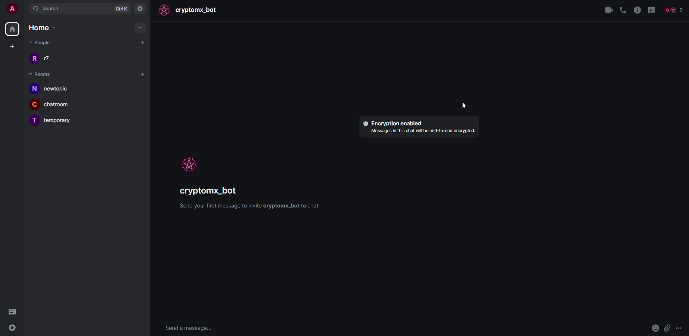 The image size is (689, 336). I want to click on C, so click(35, 104).